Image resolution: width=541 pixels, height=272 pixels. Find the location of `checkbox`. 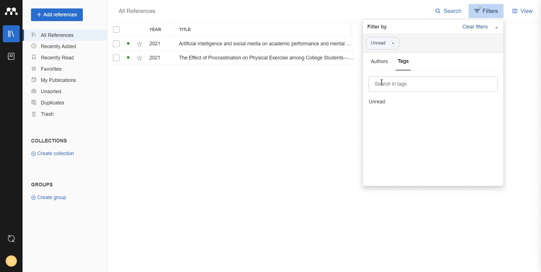

checkbox is located at coordinates (126, 44).